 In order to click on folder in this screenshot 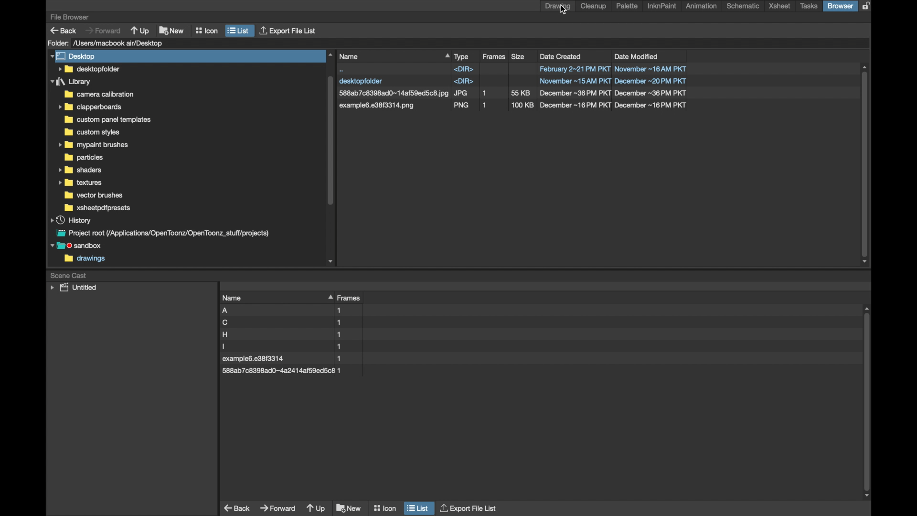, I will do `click(80, 170)`.